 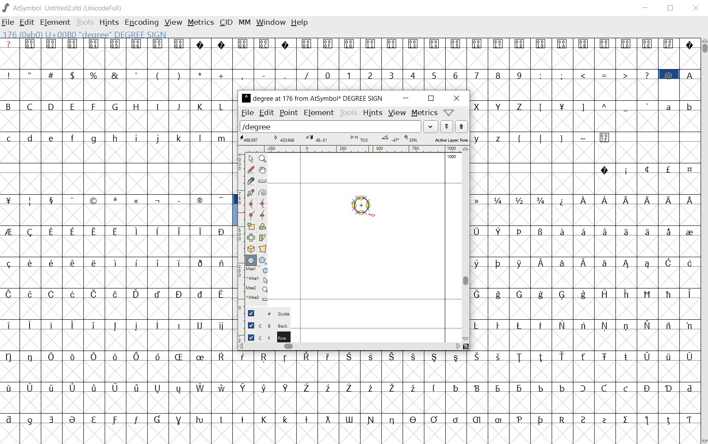 I want to click on add a curve point always either horizontal or vertical, so click(x=263, y=203).